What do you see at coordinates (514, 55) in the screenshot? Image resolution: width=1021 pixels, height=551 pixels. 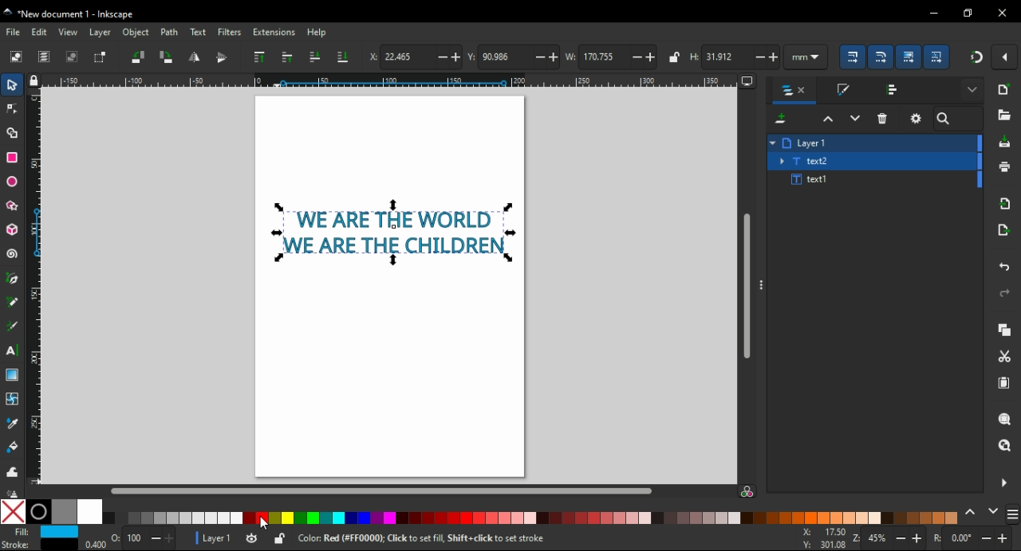 I see `vertical coordinates of selected object` at bounding box center [514, 55].